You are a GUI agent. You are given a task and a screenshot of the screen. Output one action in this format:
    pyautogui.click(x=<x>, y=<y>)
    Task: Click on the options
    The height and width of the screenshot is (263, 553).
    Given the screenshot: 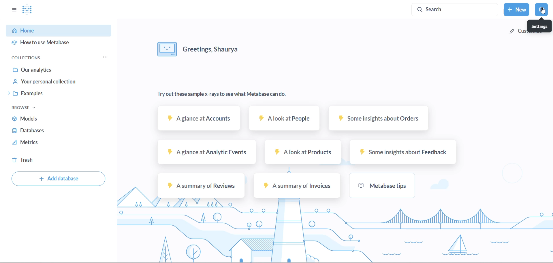 What is the action you would take?
    pyautogui.click(x=14, y=10)
    